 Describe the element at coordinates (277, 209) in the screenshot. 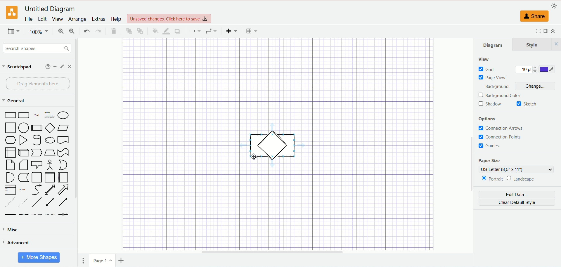

I see `canvas` at that location.